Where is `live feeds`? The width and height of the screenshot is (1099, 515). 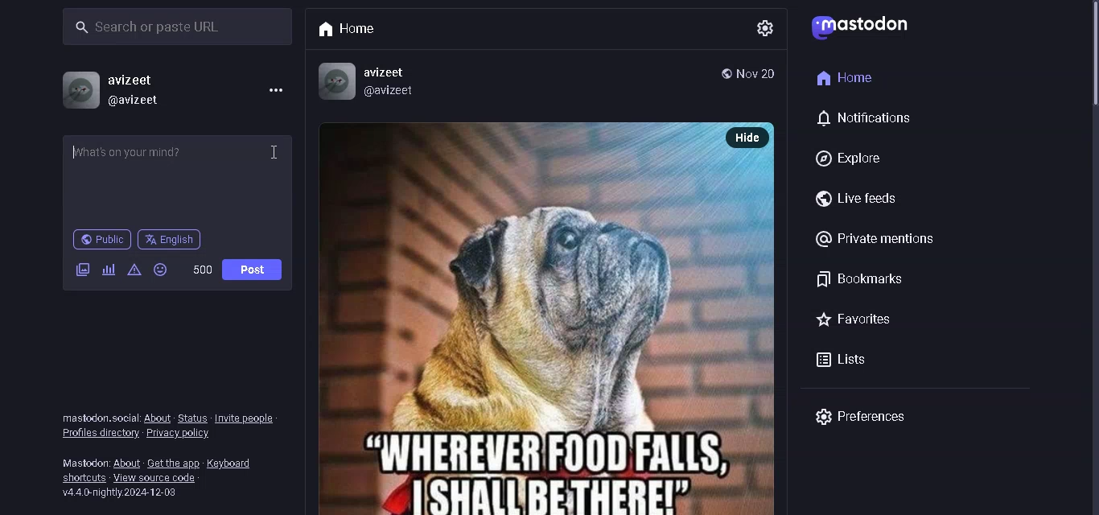 live feeds is located at coordinates (858, 197).